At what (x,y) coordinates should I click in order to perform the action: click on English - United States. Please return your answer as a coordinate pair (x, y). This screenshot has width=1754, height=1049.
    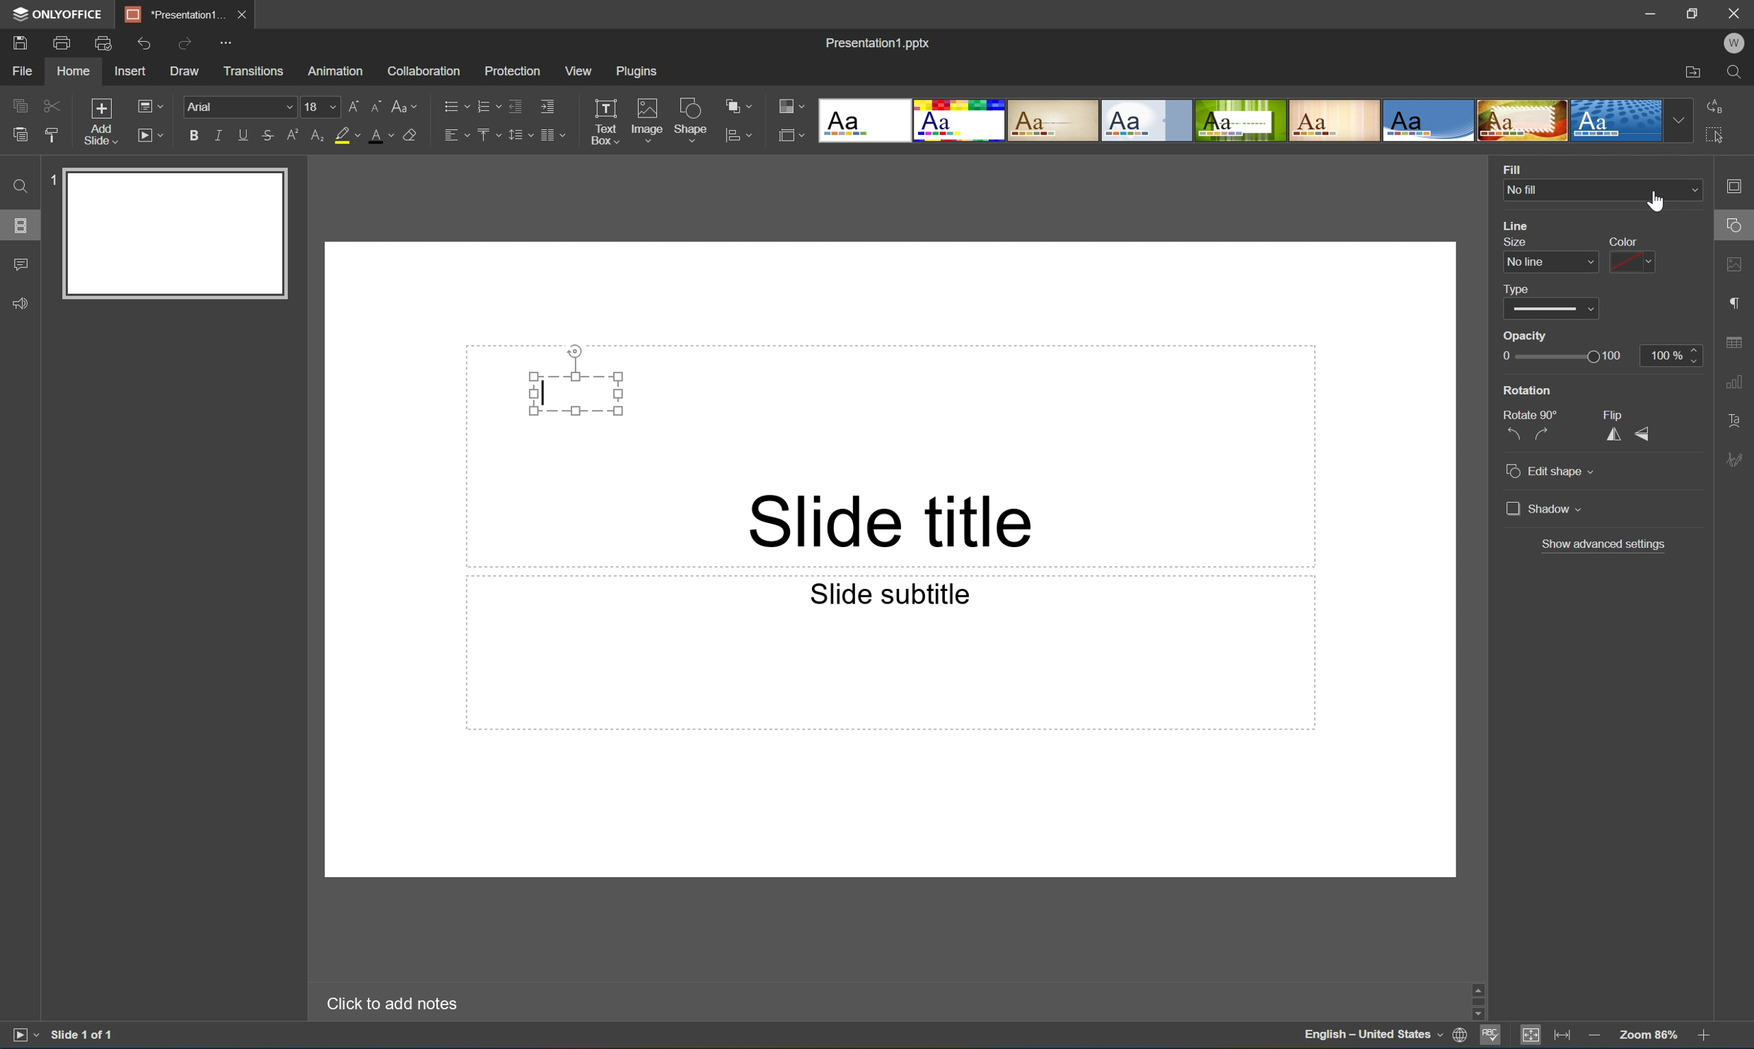
    Looking at the image, I should click on (1373, 1036).